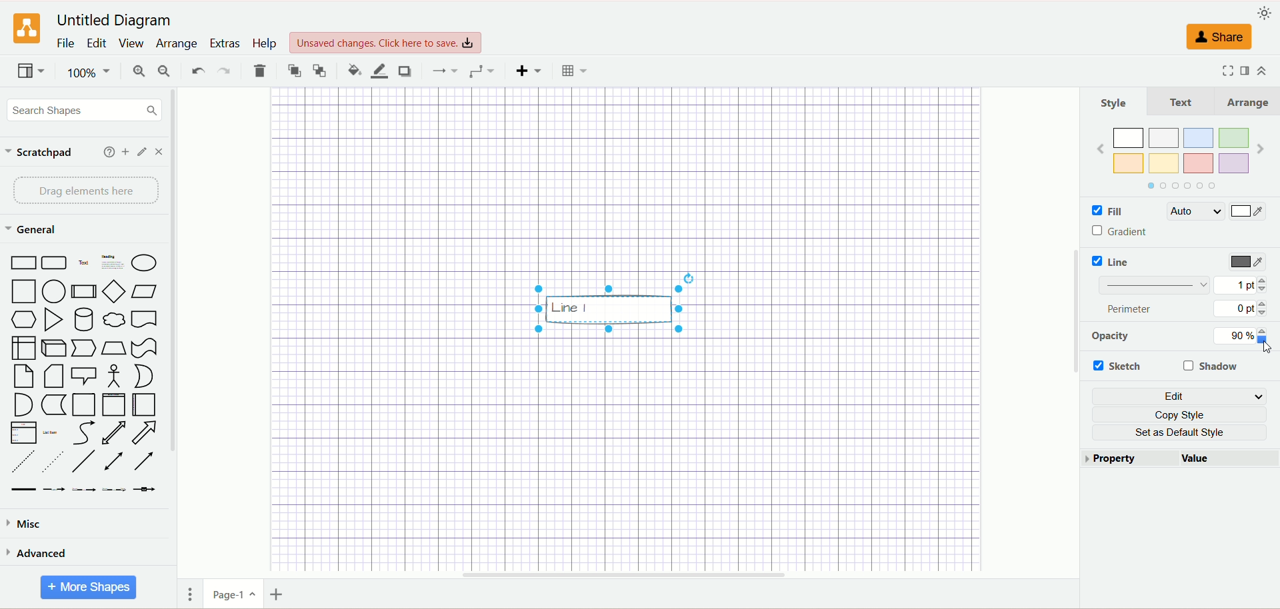 Image resolution: width=1280 pixels, height=609 pixels. I want to click on Trapezoid, so click(114, 349).